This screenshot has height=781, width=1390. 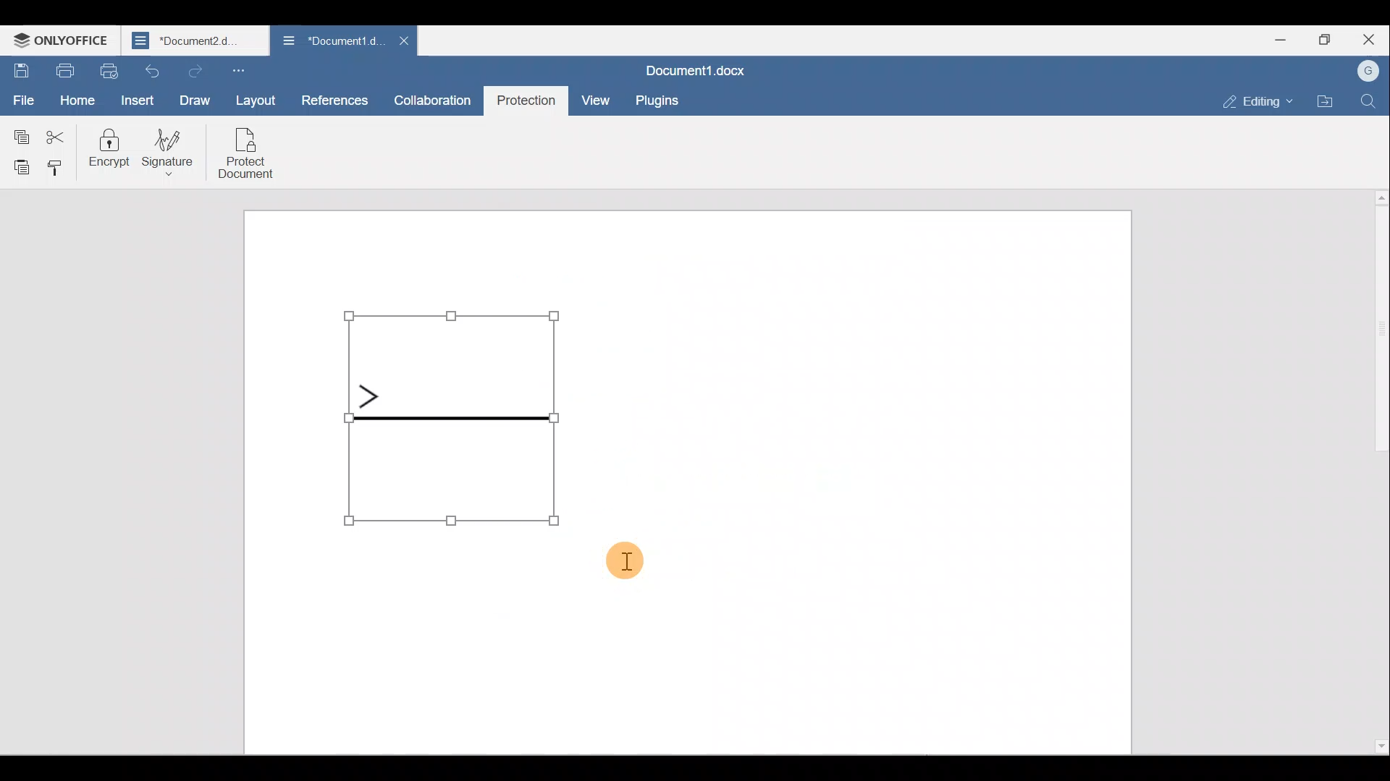 I want to click on ONLYOFFICE, so click(x=62, y=42).